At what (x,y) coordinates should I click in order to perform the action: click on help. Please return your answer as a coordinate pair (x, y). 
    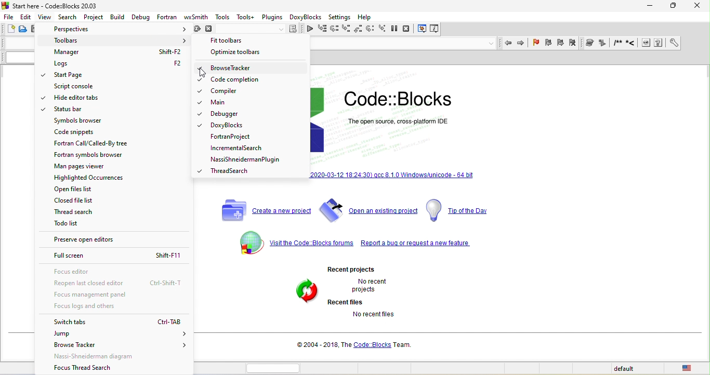
    Looking at the image, I should click on (367, 16).